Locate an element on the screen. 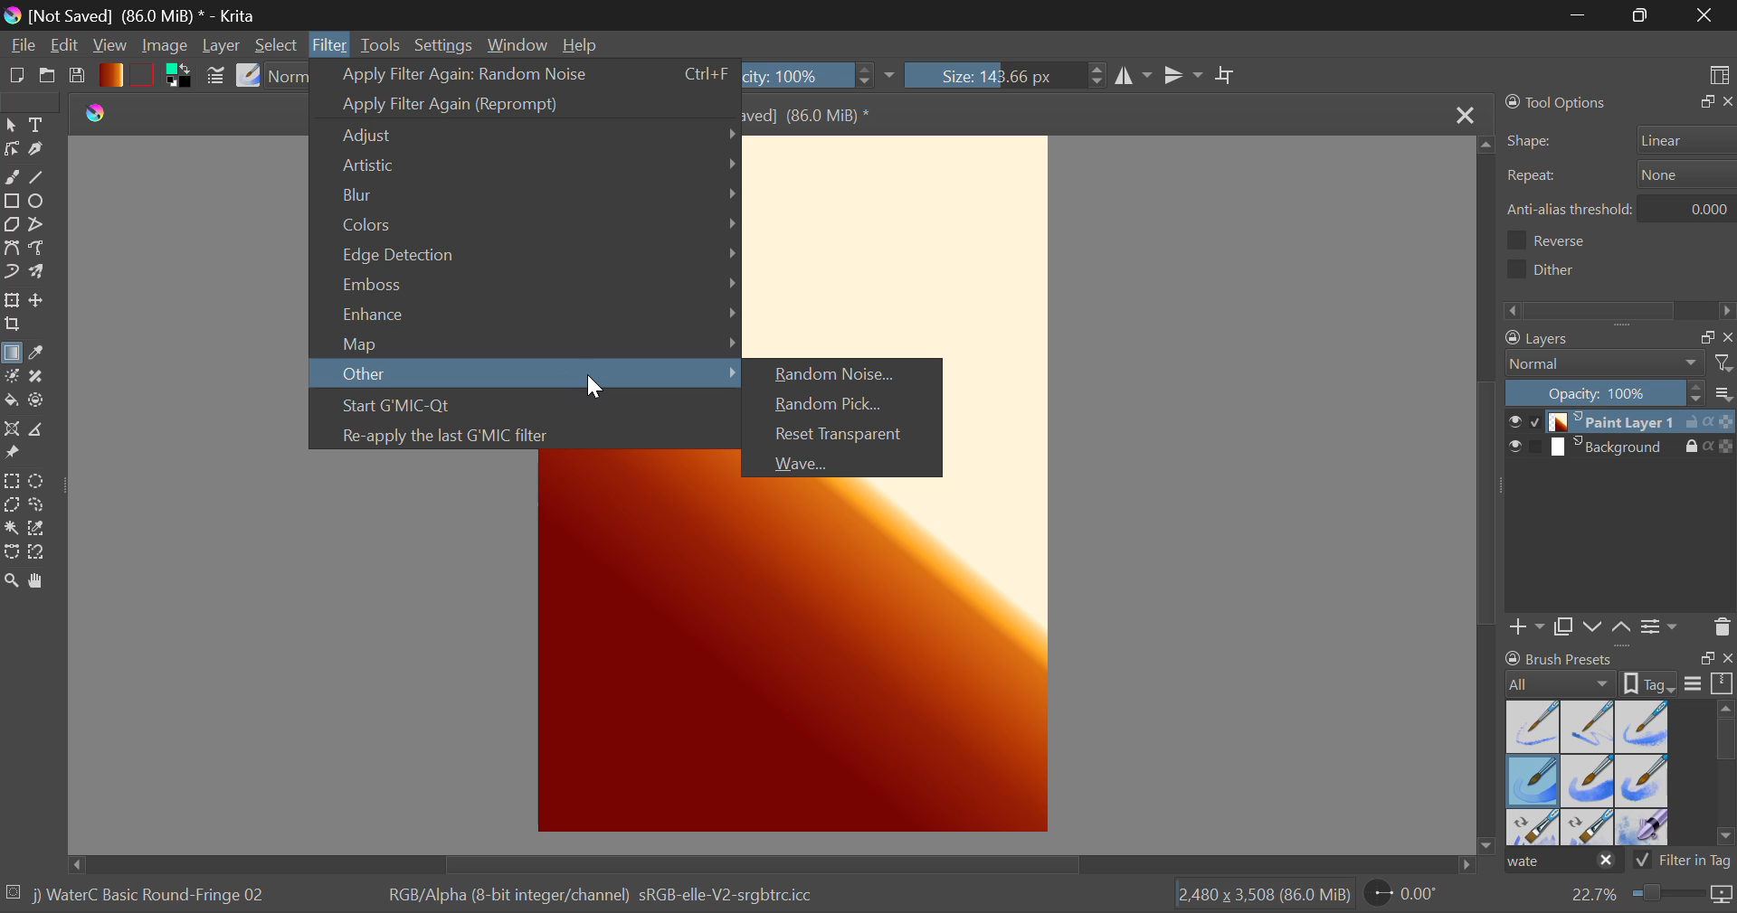 This screenshot has width=1737, height=913. close is located at coordinates (1726, 660).